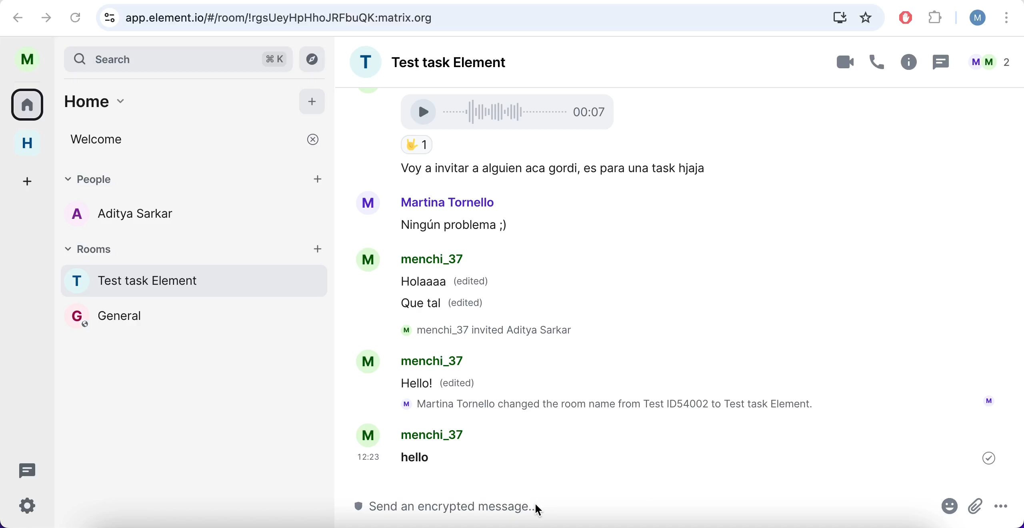 The width and height of the screenshot is (1024, 528). Describe the element at coordinates (49, 17) in the screenshot. I see `go one page forward` at that location.